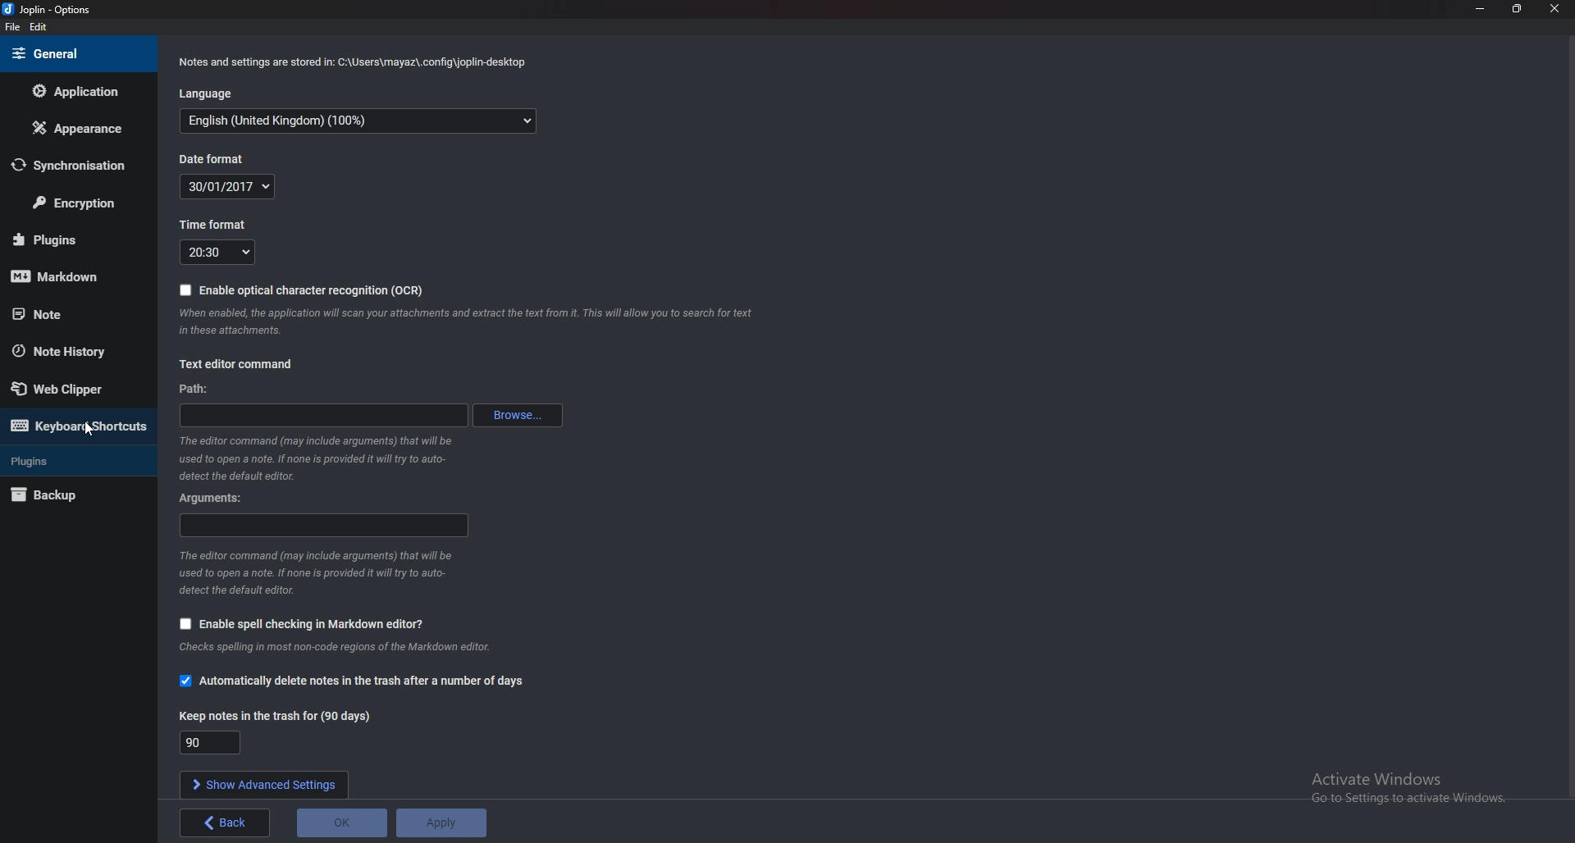  I want to click on Time format, so click(218, 253).